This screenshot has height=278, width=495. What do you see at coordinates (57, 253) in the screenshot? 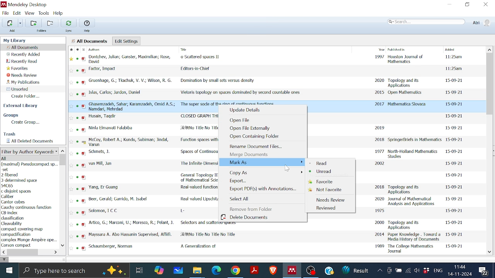
I see `Move right` at bounding box center [57, 253].